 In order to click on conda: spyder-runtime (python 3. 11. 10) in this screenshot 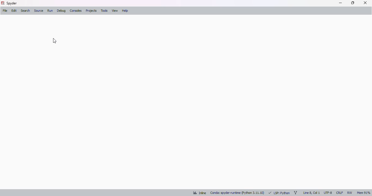, I will do `click(237, 193)`.